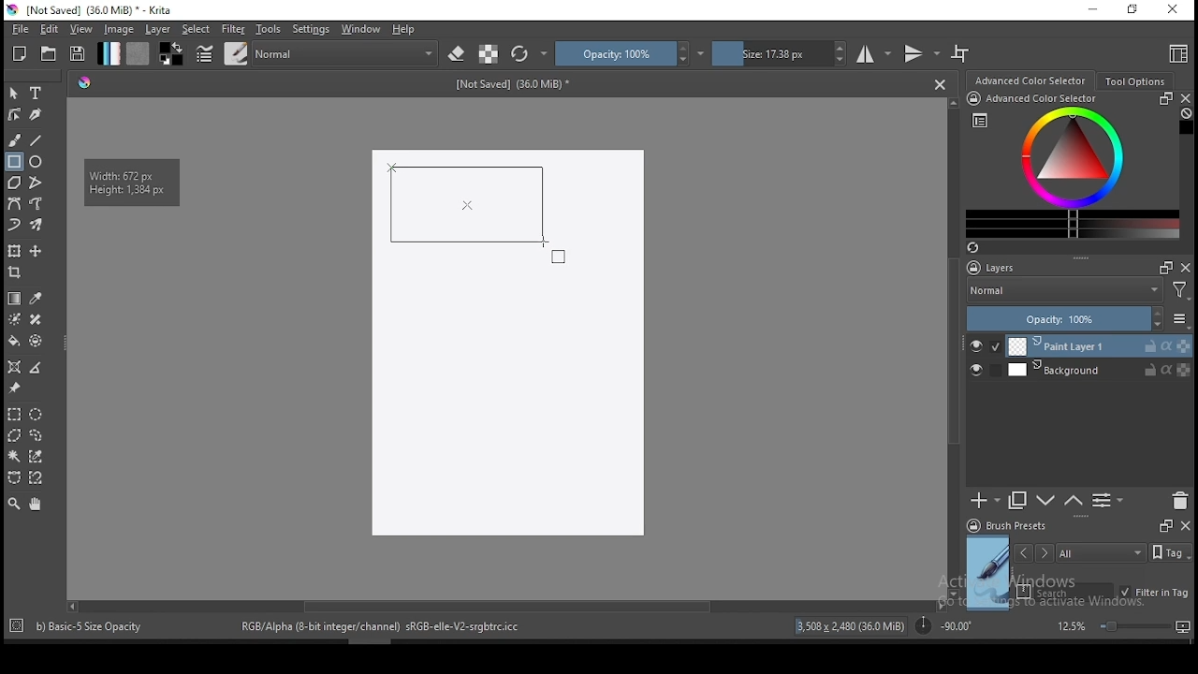 This screenshot has height=674, width=1198. I want to click on move a layer, so click(36, 252).